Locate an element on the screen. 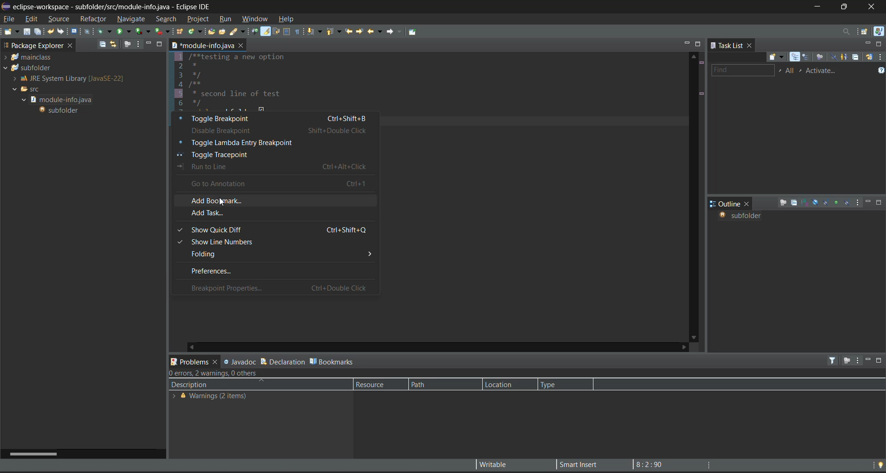  view menu is located at coordinates (138, 43).